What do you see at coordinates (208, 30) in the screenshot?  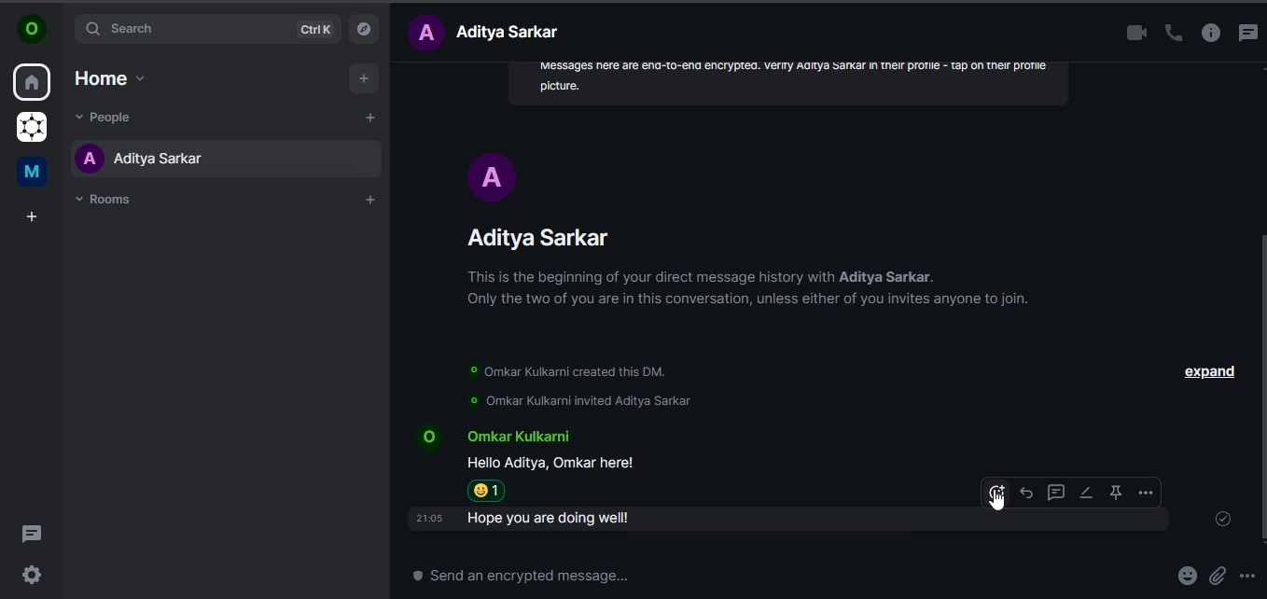 I see `search` at bounding box center [208, 30].